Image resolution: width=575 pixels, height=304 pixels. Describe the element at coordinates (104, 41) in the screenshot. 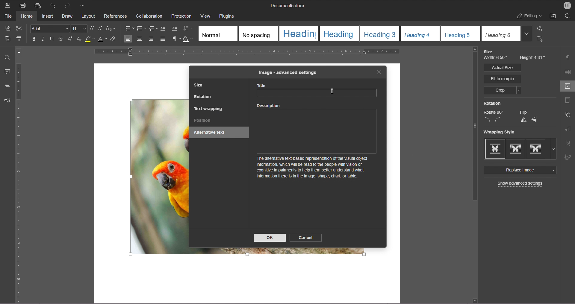

I see `Text Color` at that location.